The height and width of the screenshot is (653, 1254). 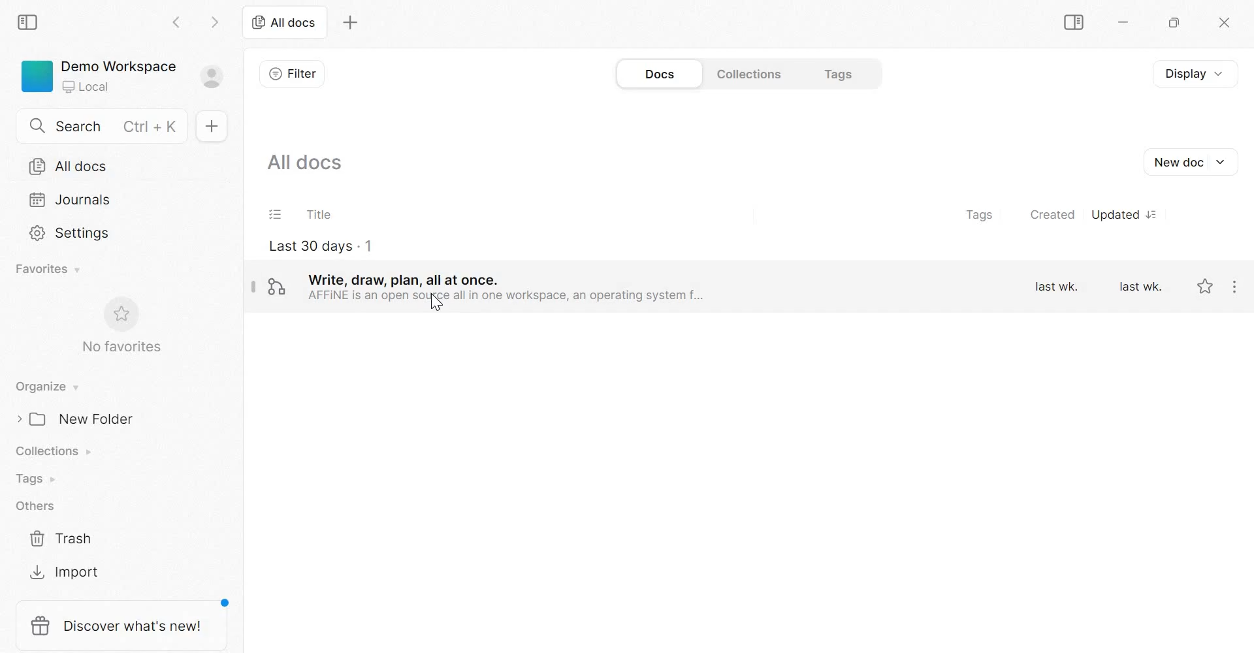 I want to click on collapse sidebar, so click(x=28, y=24).